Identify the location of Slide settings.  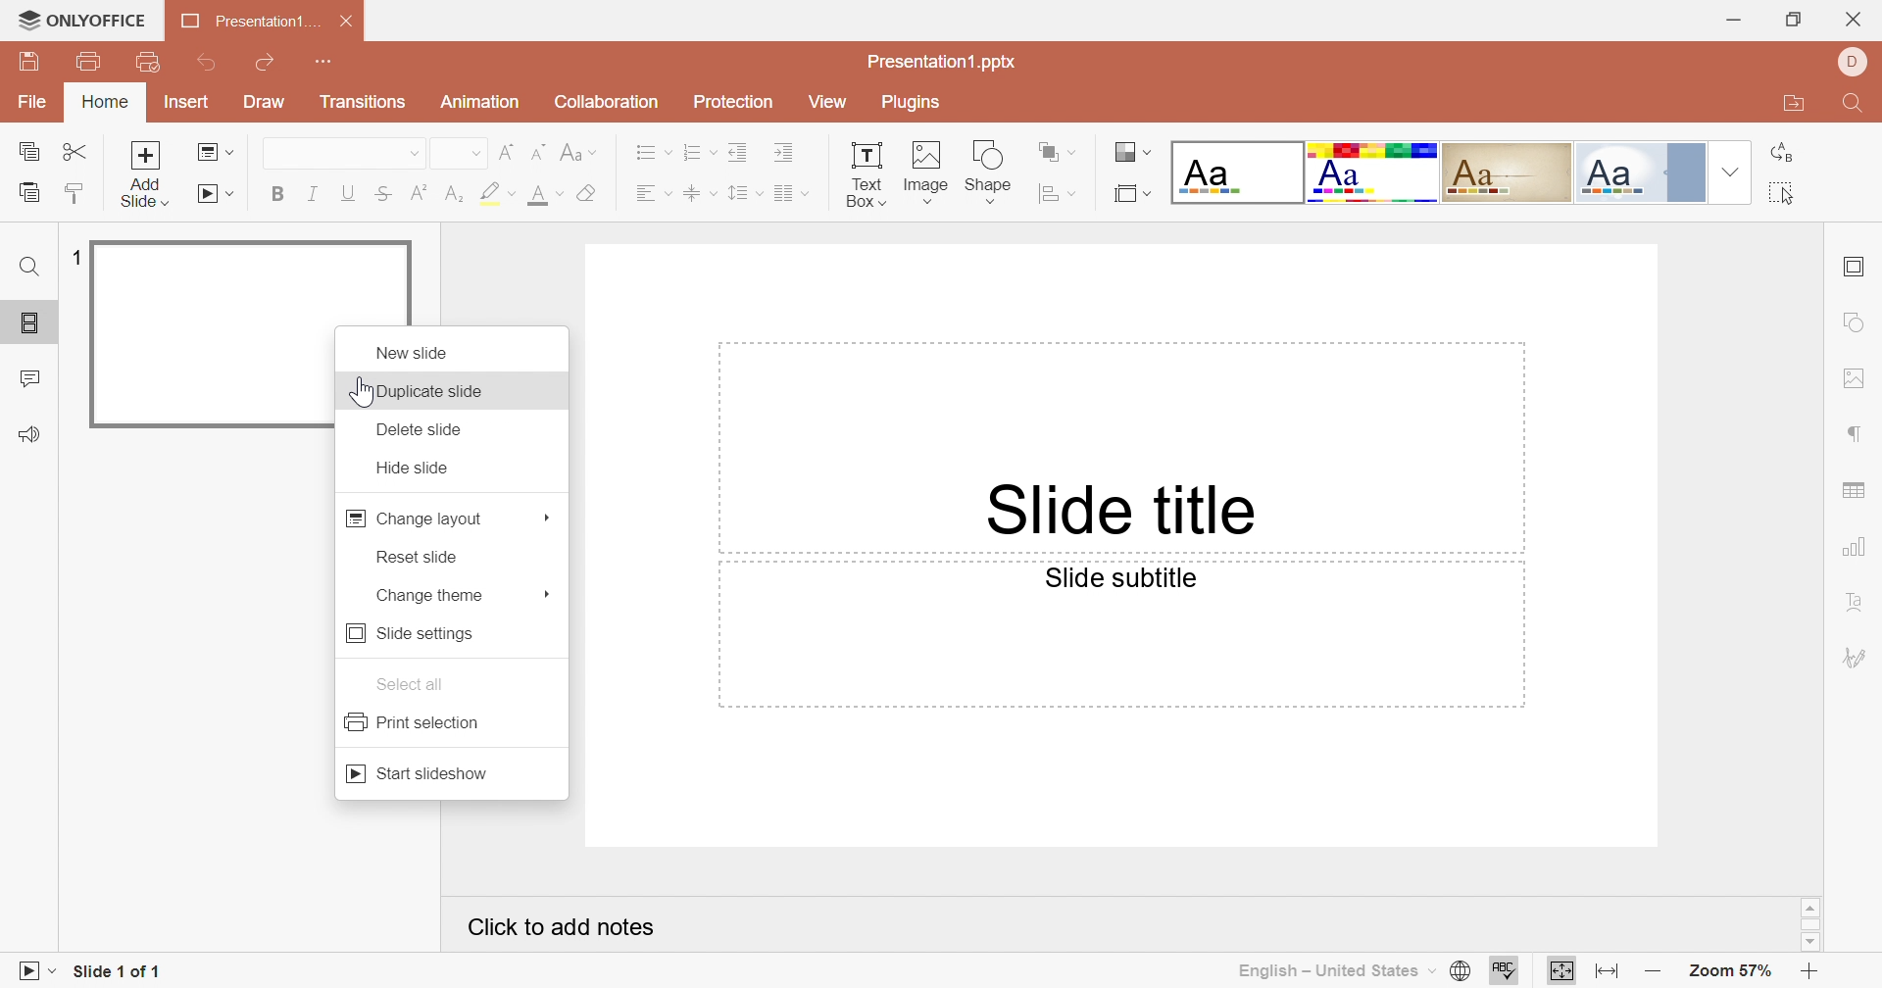
(423, 634).